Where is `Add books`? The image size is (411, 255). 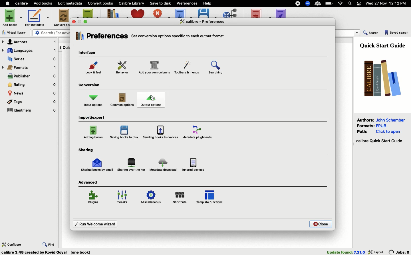 Add books is located at coordinates (43, 4).